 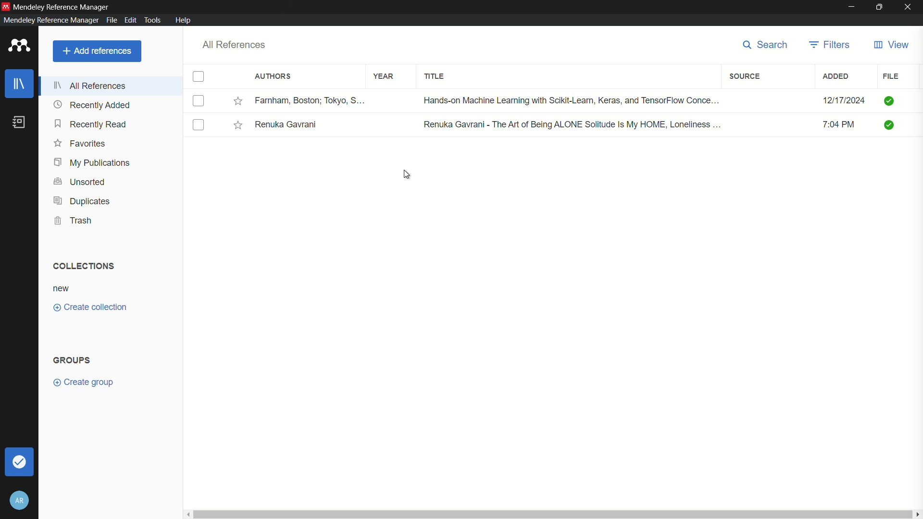 I want to click on app icon, so click(x=6, y=6).